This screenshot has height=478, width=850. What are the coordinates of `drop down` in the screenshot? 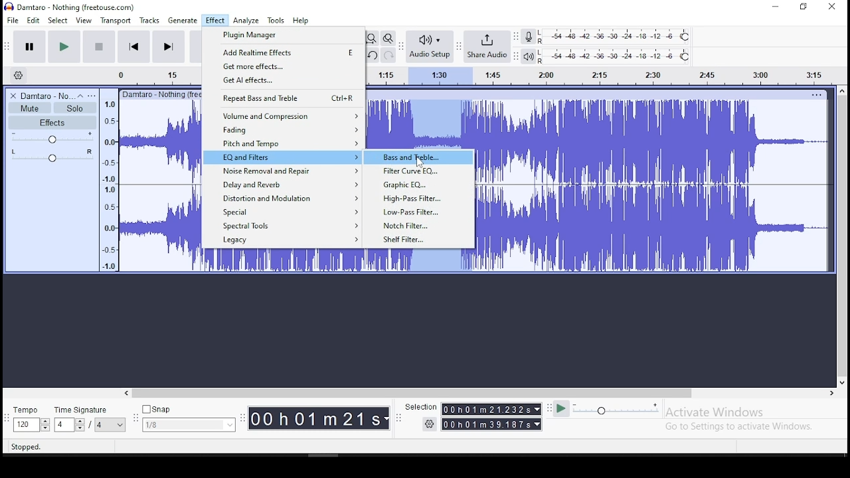 It's located at (79, 425).